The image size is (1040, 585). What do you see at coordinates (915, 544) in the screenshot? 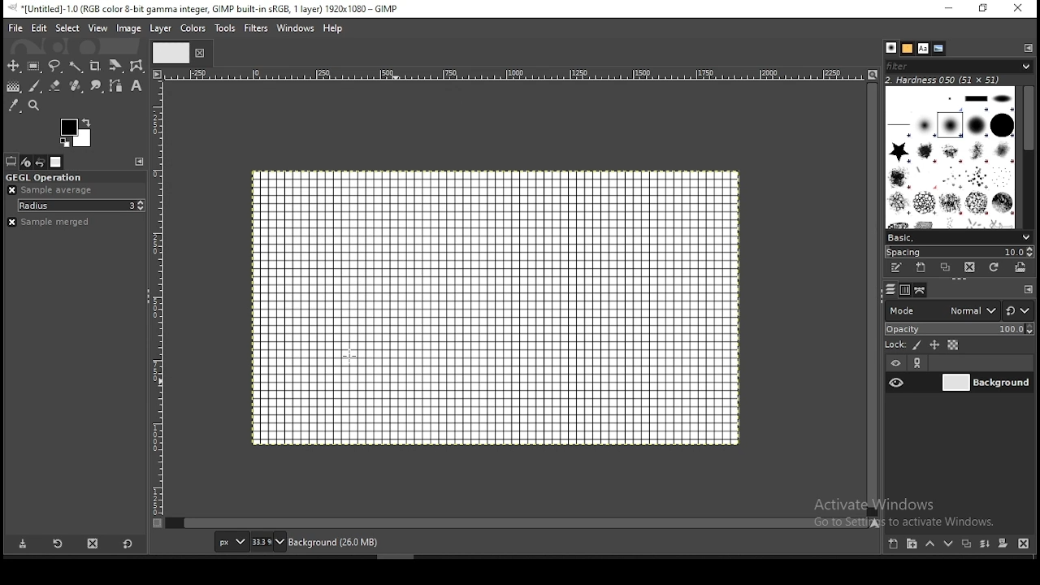
I see `new layer group` at bounding box center [915, 544].